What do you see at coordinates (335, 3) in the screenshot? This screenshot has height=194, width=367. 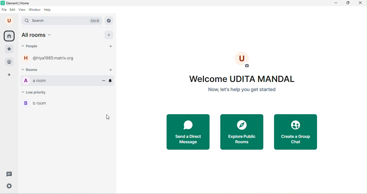 I see `minimize` at bounding box center [335, 3].